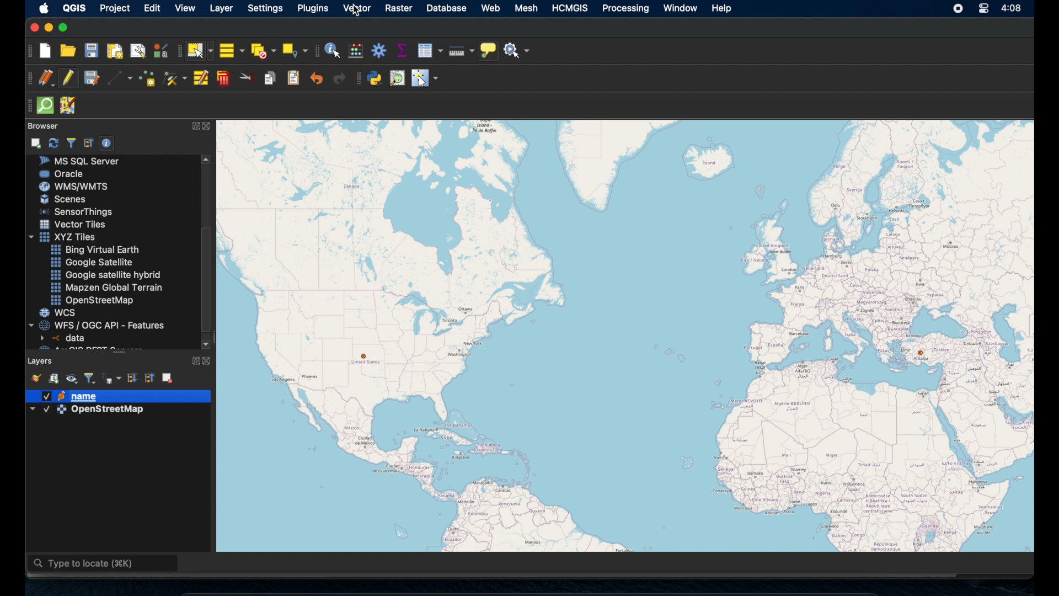 The image size is (1059, 596). What do you see at coordinates (107, 287) in the screenshot?
I see `mapzen global terrain` at bounding box center [107, 287].